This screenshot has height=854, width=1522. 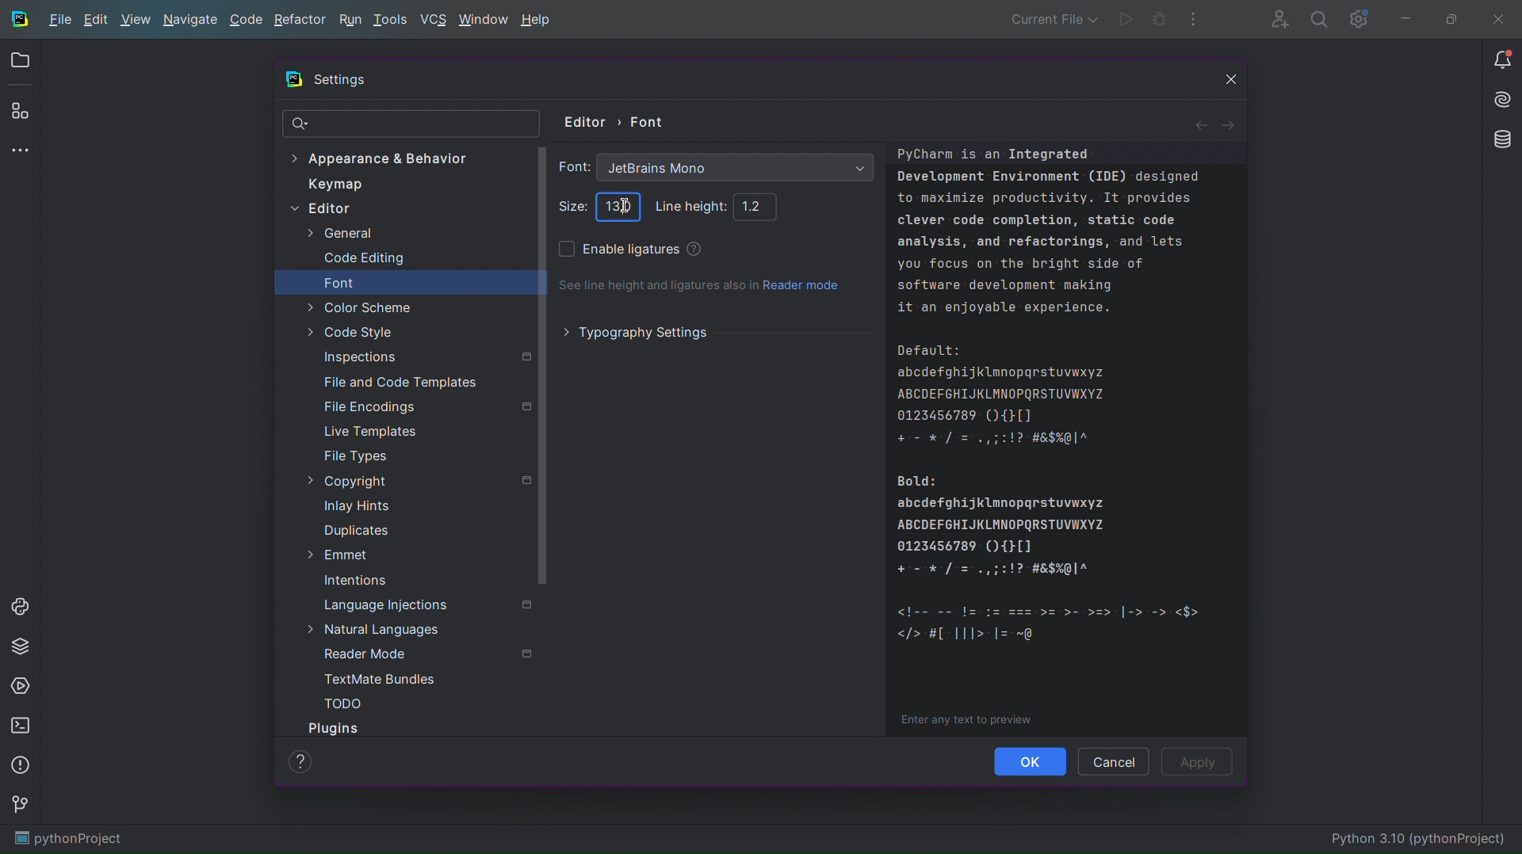 What do you see at coordinates (356, 259) in the screenshot?
I see `Code Editing` at bounding box center [356, 259].